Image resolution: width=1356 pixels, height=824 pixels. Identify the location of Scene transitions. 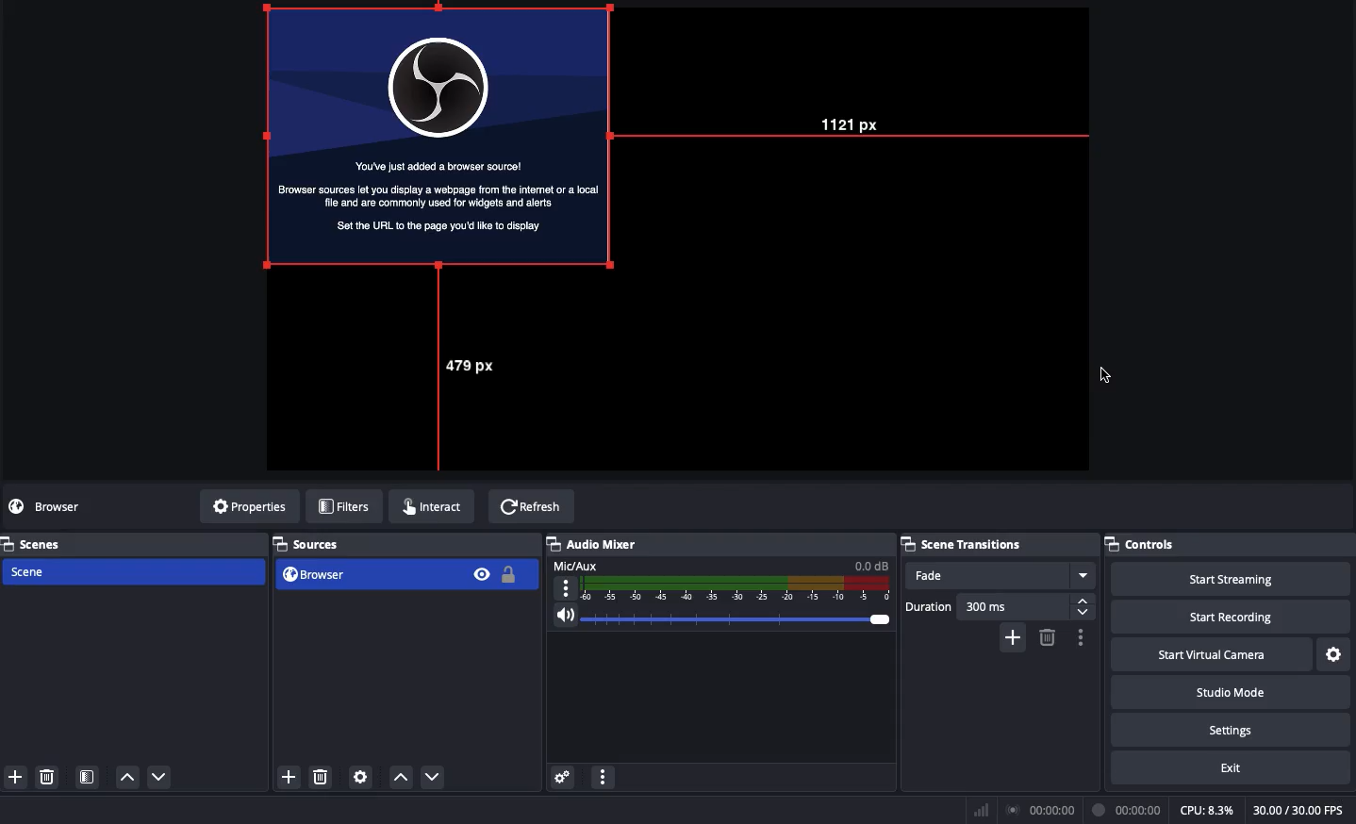
(963, 545).